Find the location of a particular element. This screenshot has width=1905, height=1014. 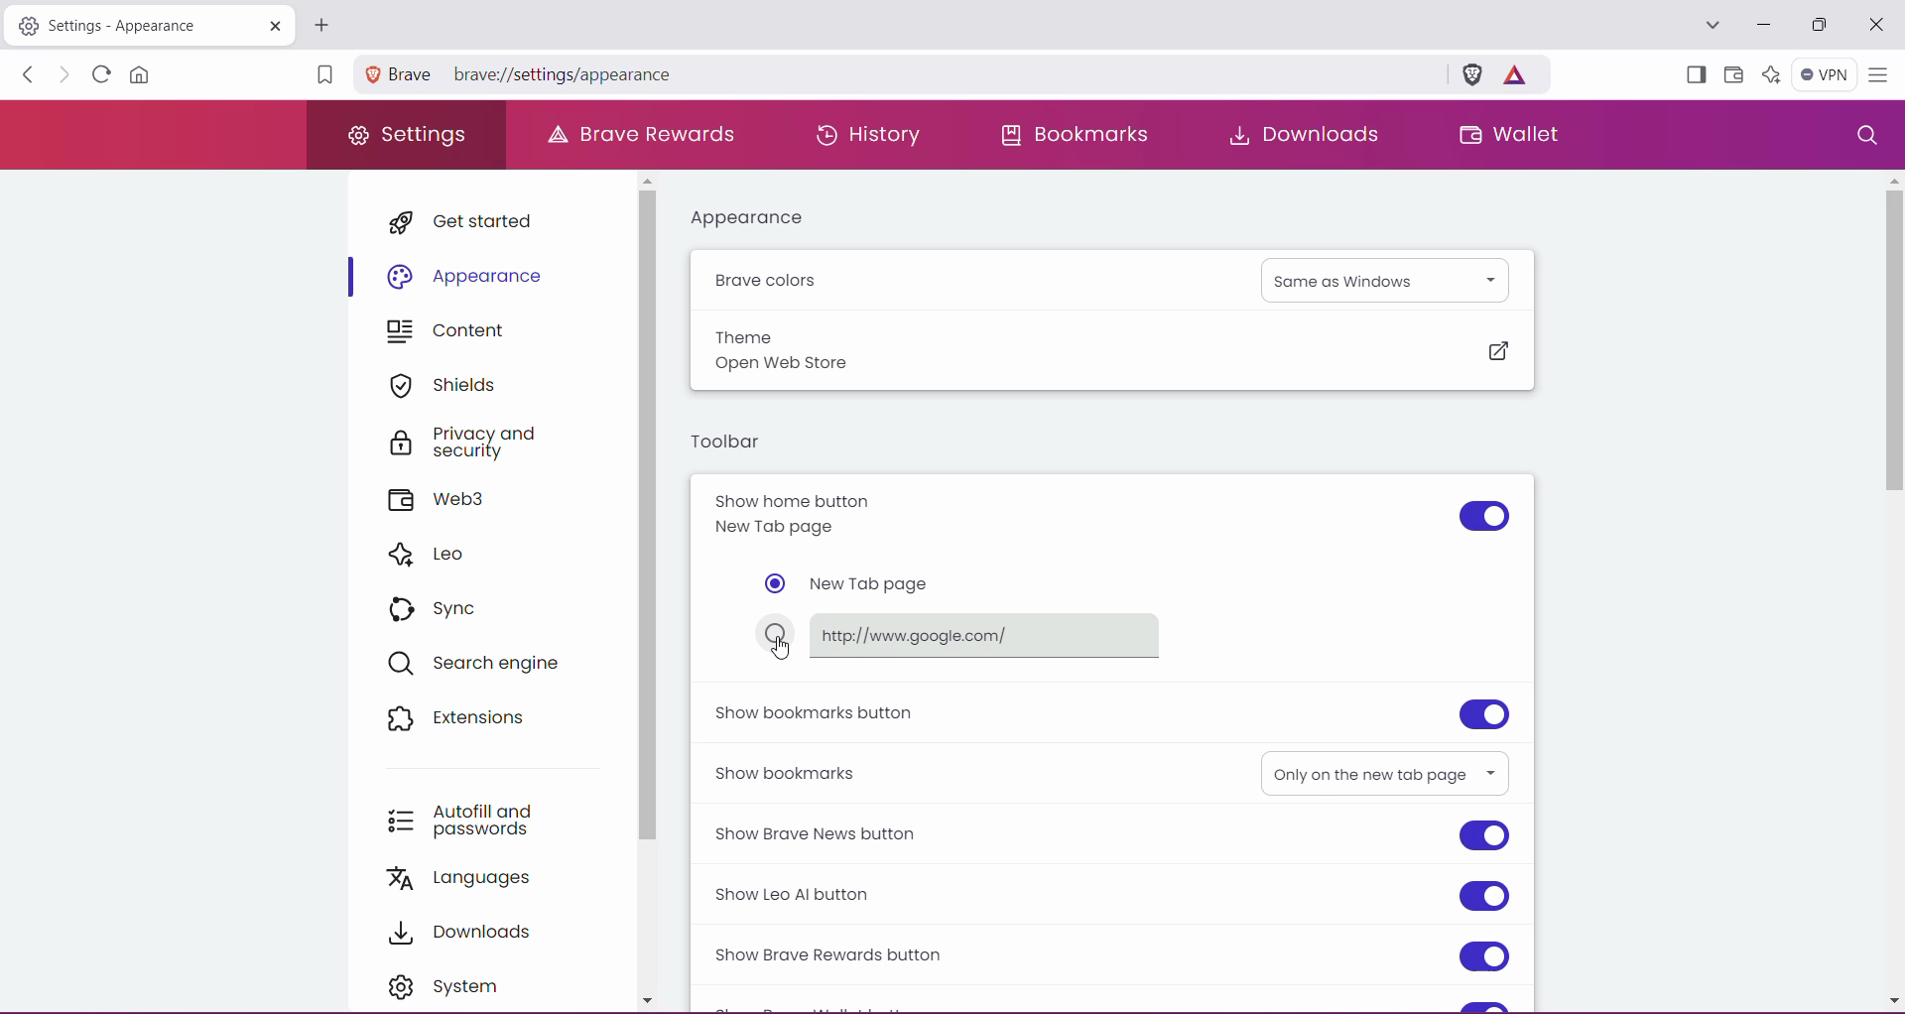

Click to open Chrome Web Store is located at coordinates (1497, 352).